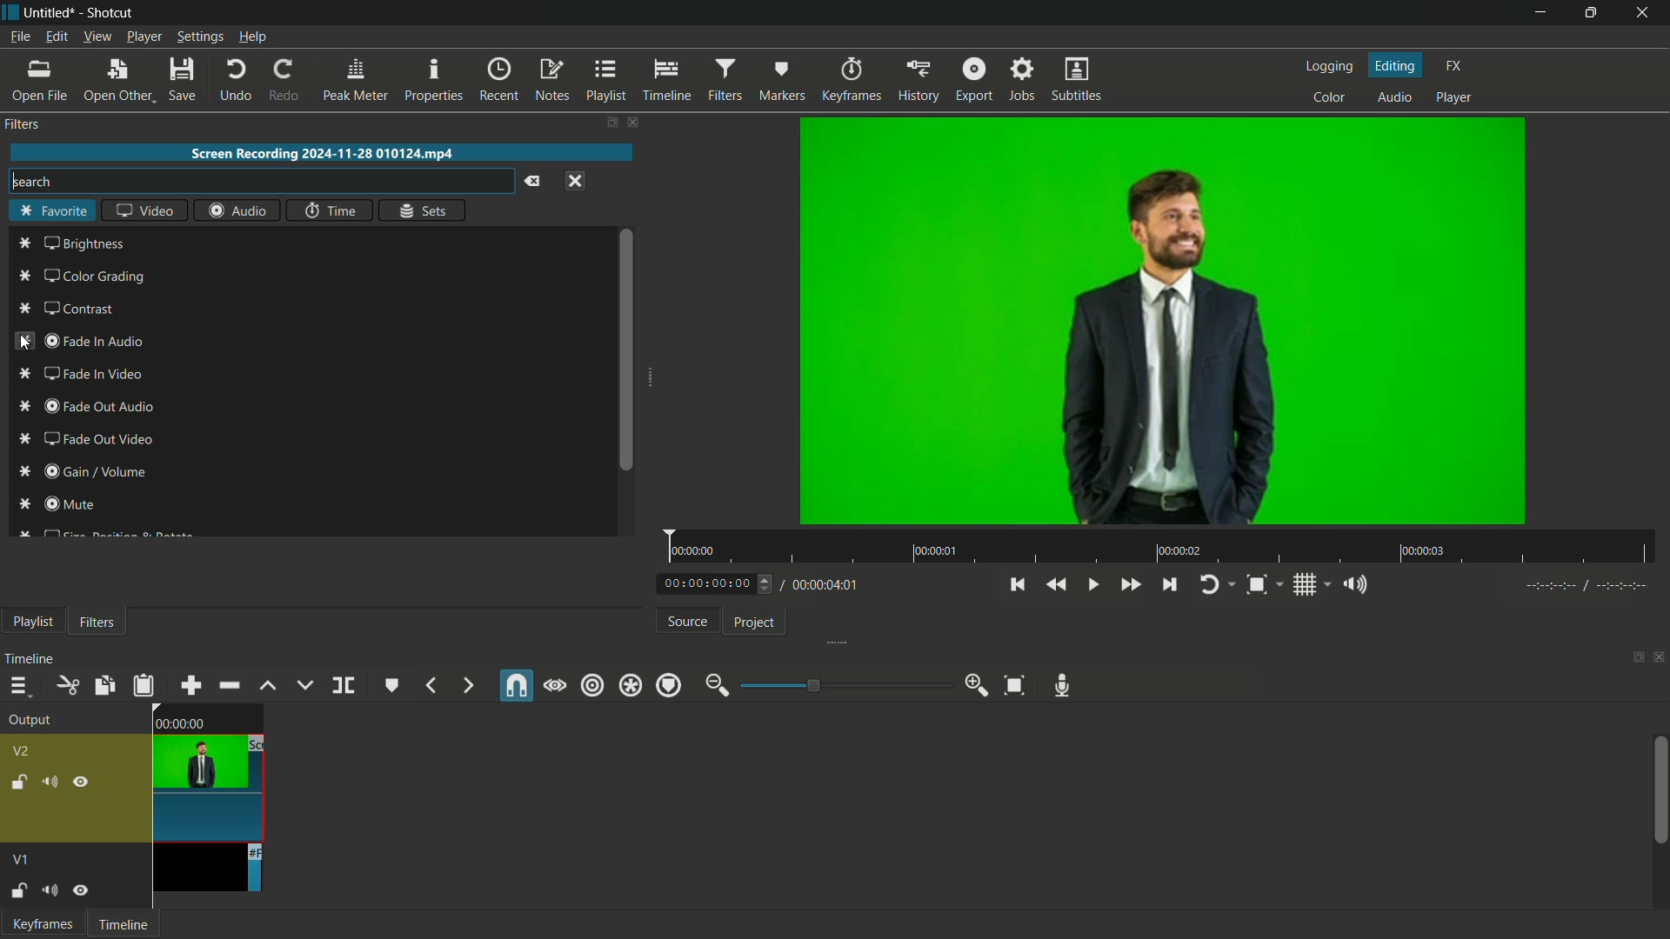 Image resolution: width=1670 pixels, height=939 pixels. I want to click on toggle grid, so click(1304, 585).